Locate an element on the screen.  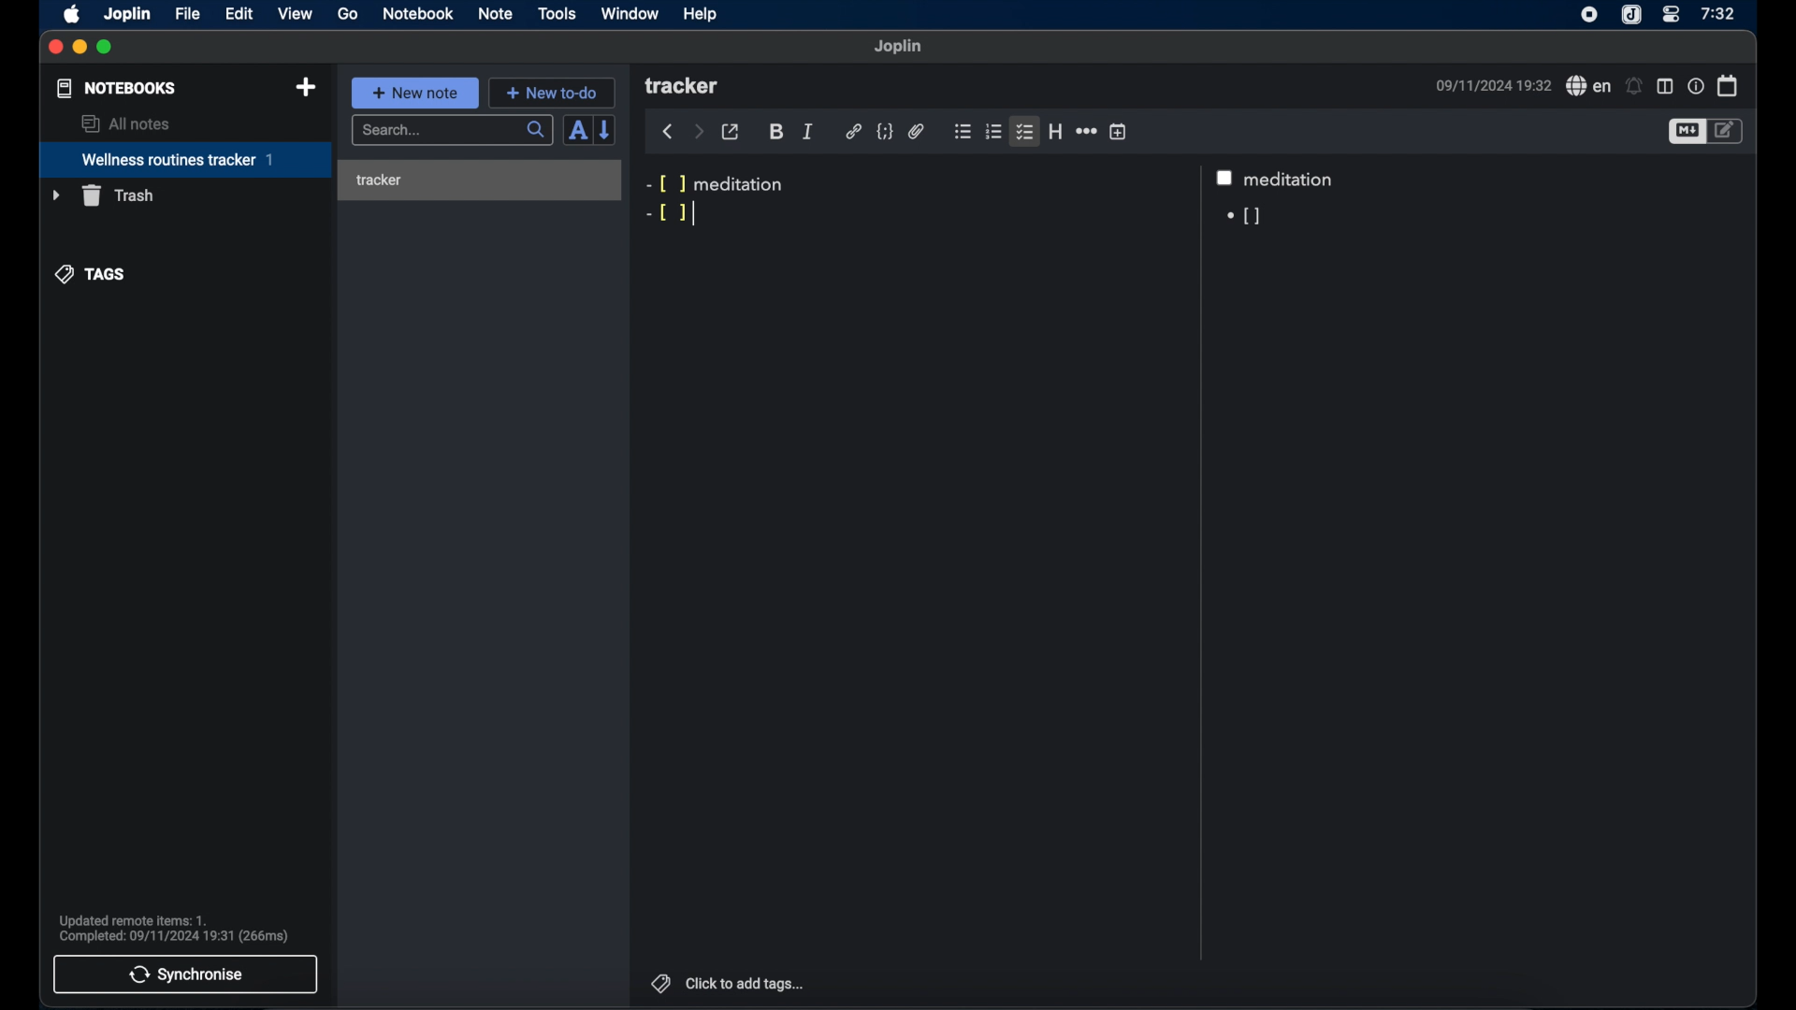
reverse sort order is located at coordinates (606, 130).